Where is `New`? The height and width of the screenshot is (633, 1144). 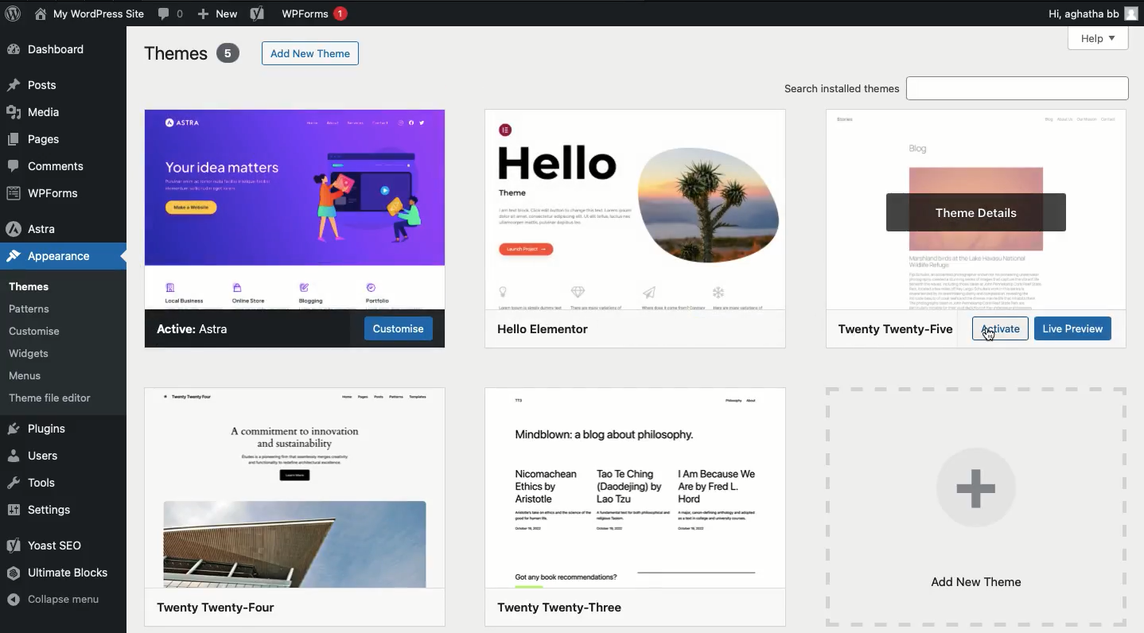 New is located at coordinates (216, 14).